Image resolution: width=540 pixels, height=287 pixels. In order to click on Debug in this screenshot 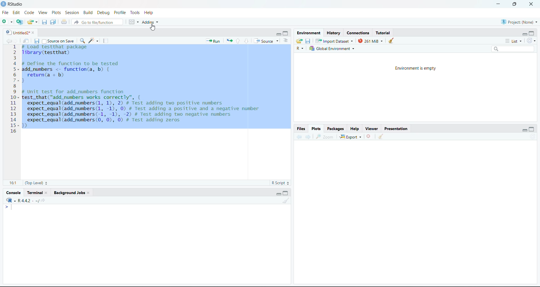, I will do `click(103, 13)`.